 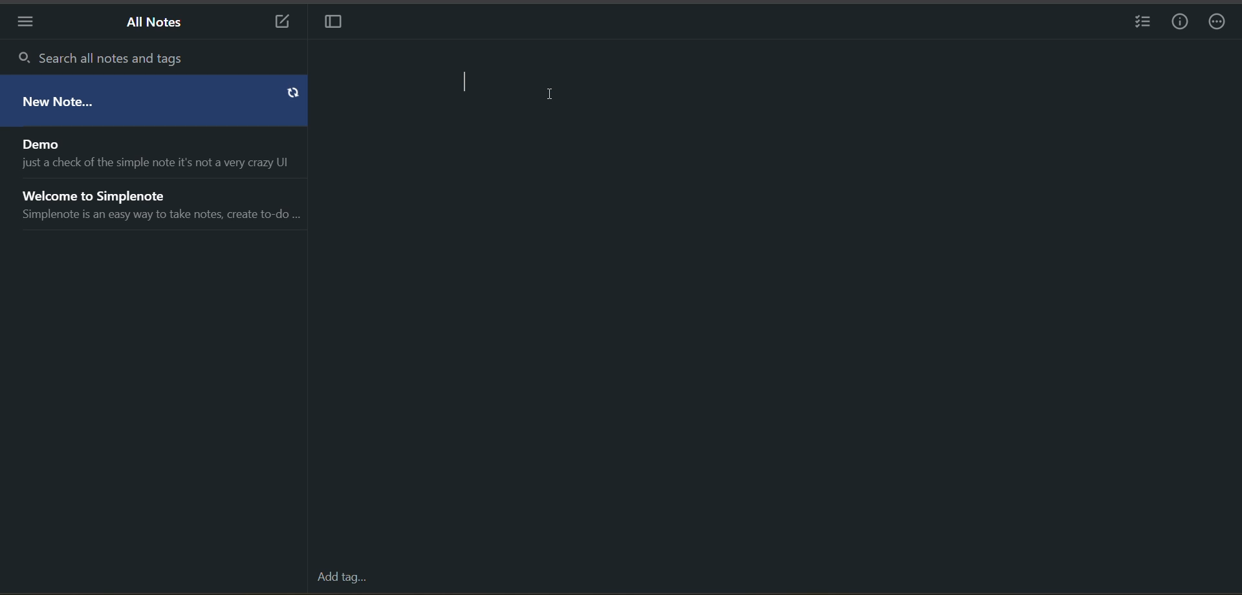 What do you see at coordinates (157, 22) in the screenshot?
I see `all  notes` at bounding box center [157, 22].